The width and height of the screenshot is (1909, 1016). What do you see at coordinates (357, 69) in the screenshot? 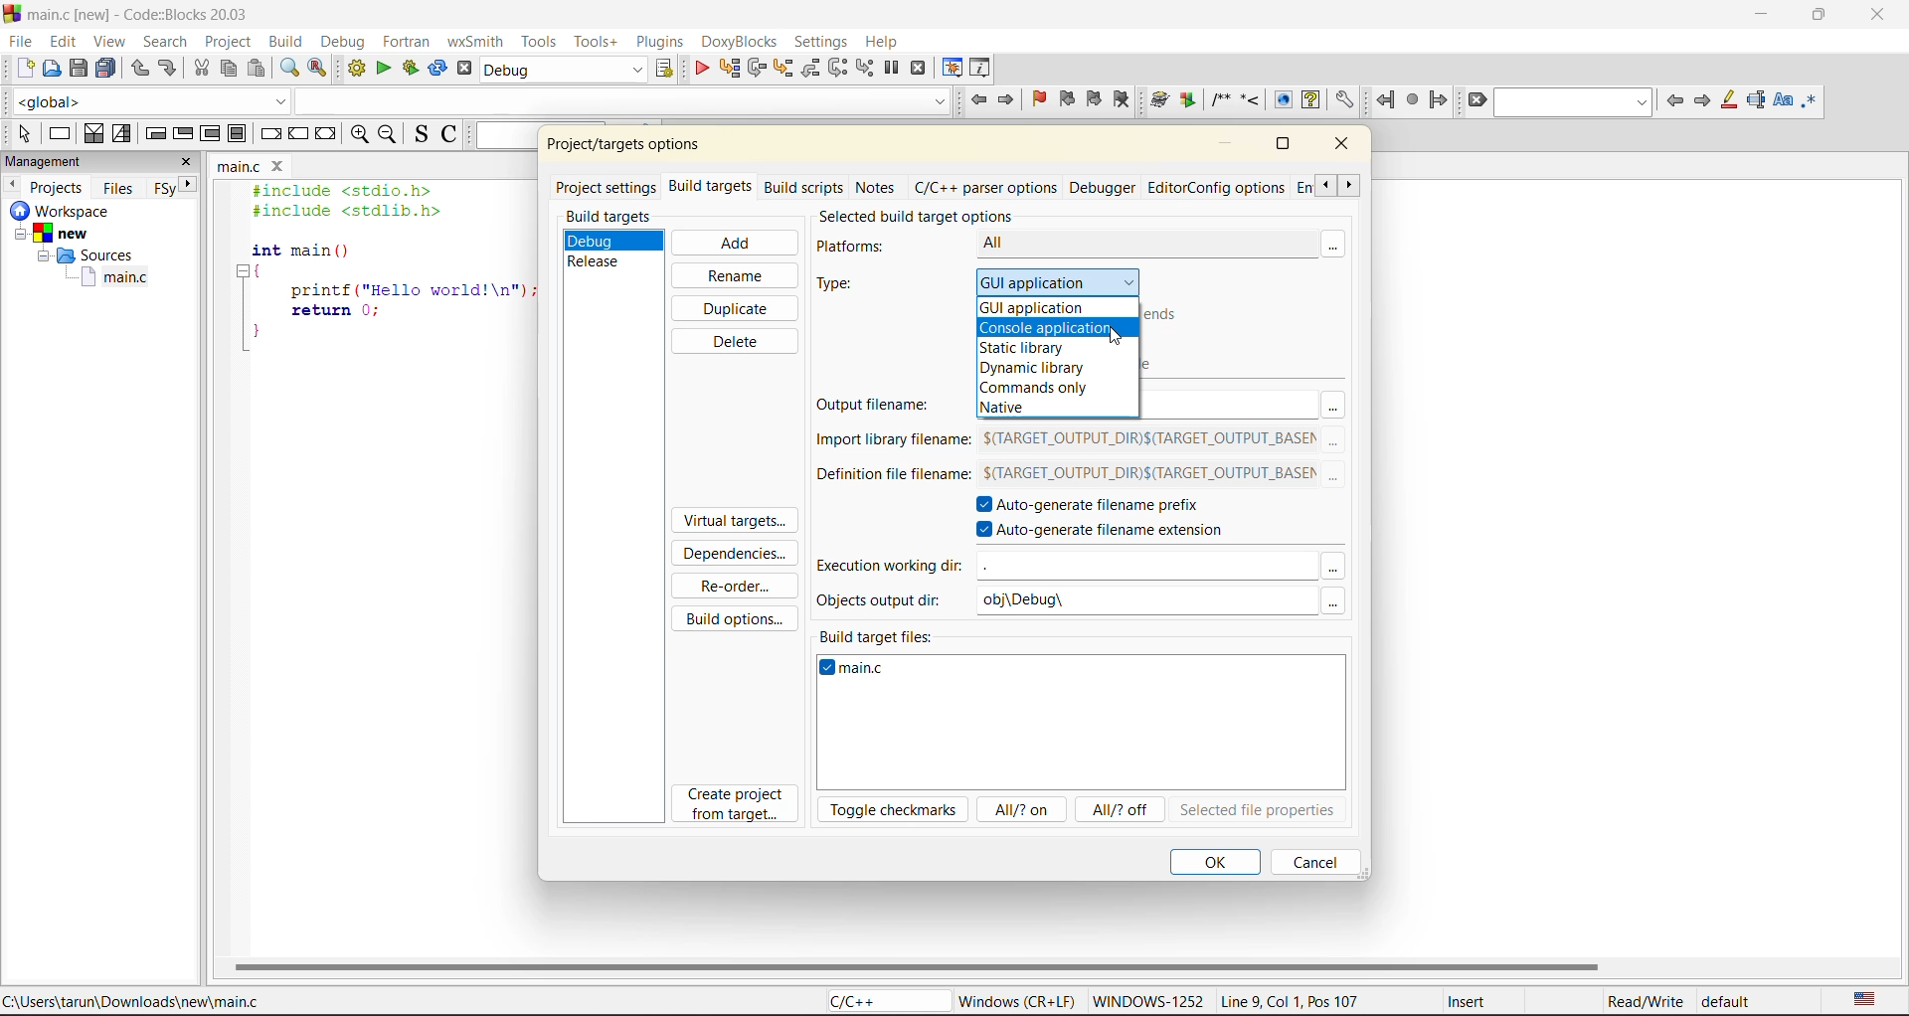
I see `build` at bounding box center [357, 69].